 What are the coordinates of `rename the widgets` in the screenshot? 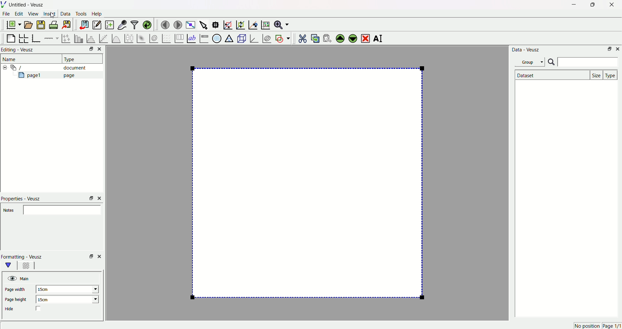 It's located at (379, 39).